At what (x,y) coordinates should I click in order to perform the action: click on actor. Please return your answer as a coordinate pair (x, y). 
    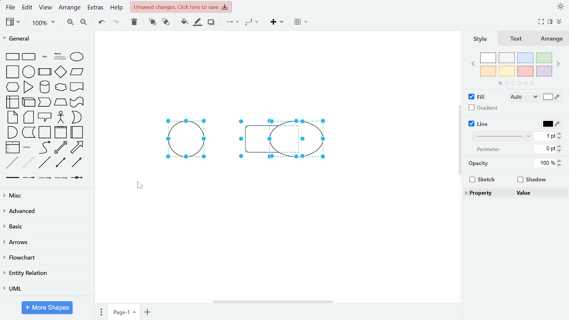
    Looking at the image, I should click on (61, 117).